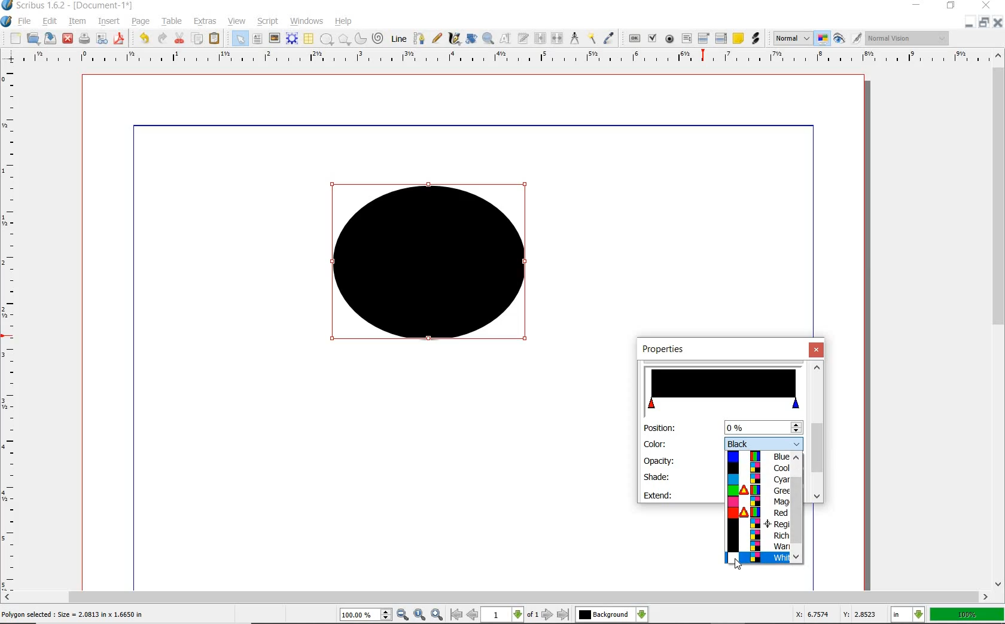  Describe the element at coordinates (454, 39) in the screenshot. I see `CALLIGRAPHIC LINE` at that location.